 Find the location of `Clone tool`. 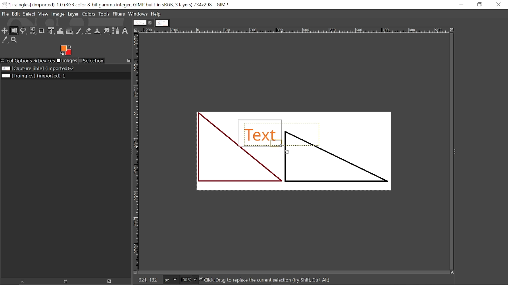

Clone tool is located at coordinates (98, 31).